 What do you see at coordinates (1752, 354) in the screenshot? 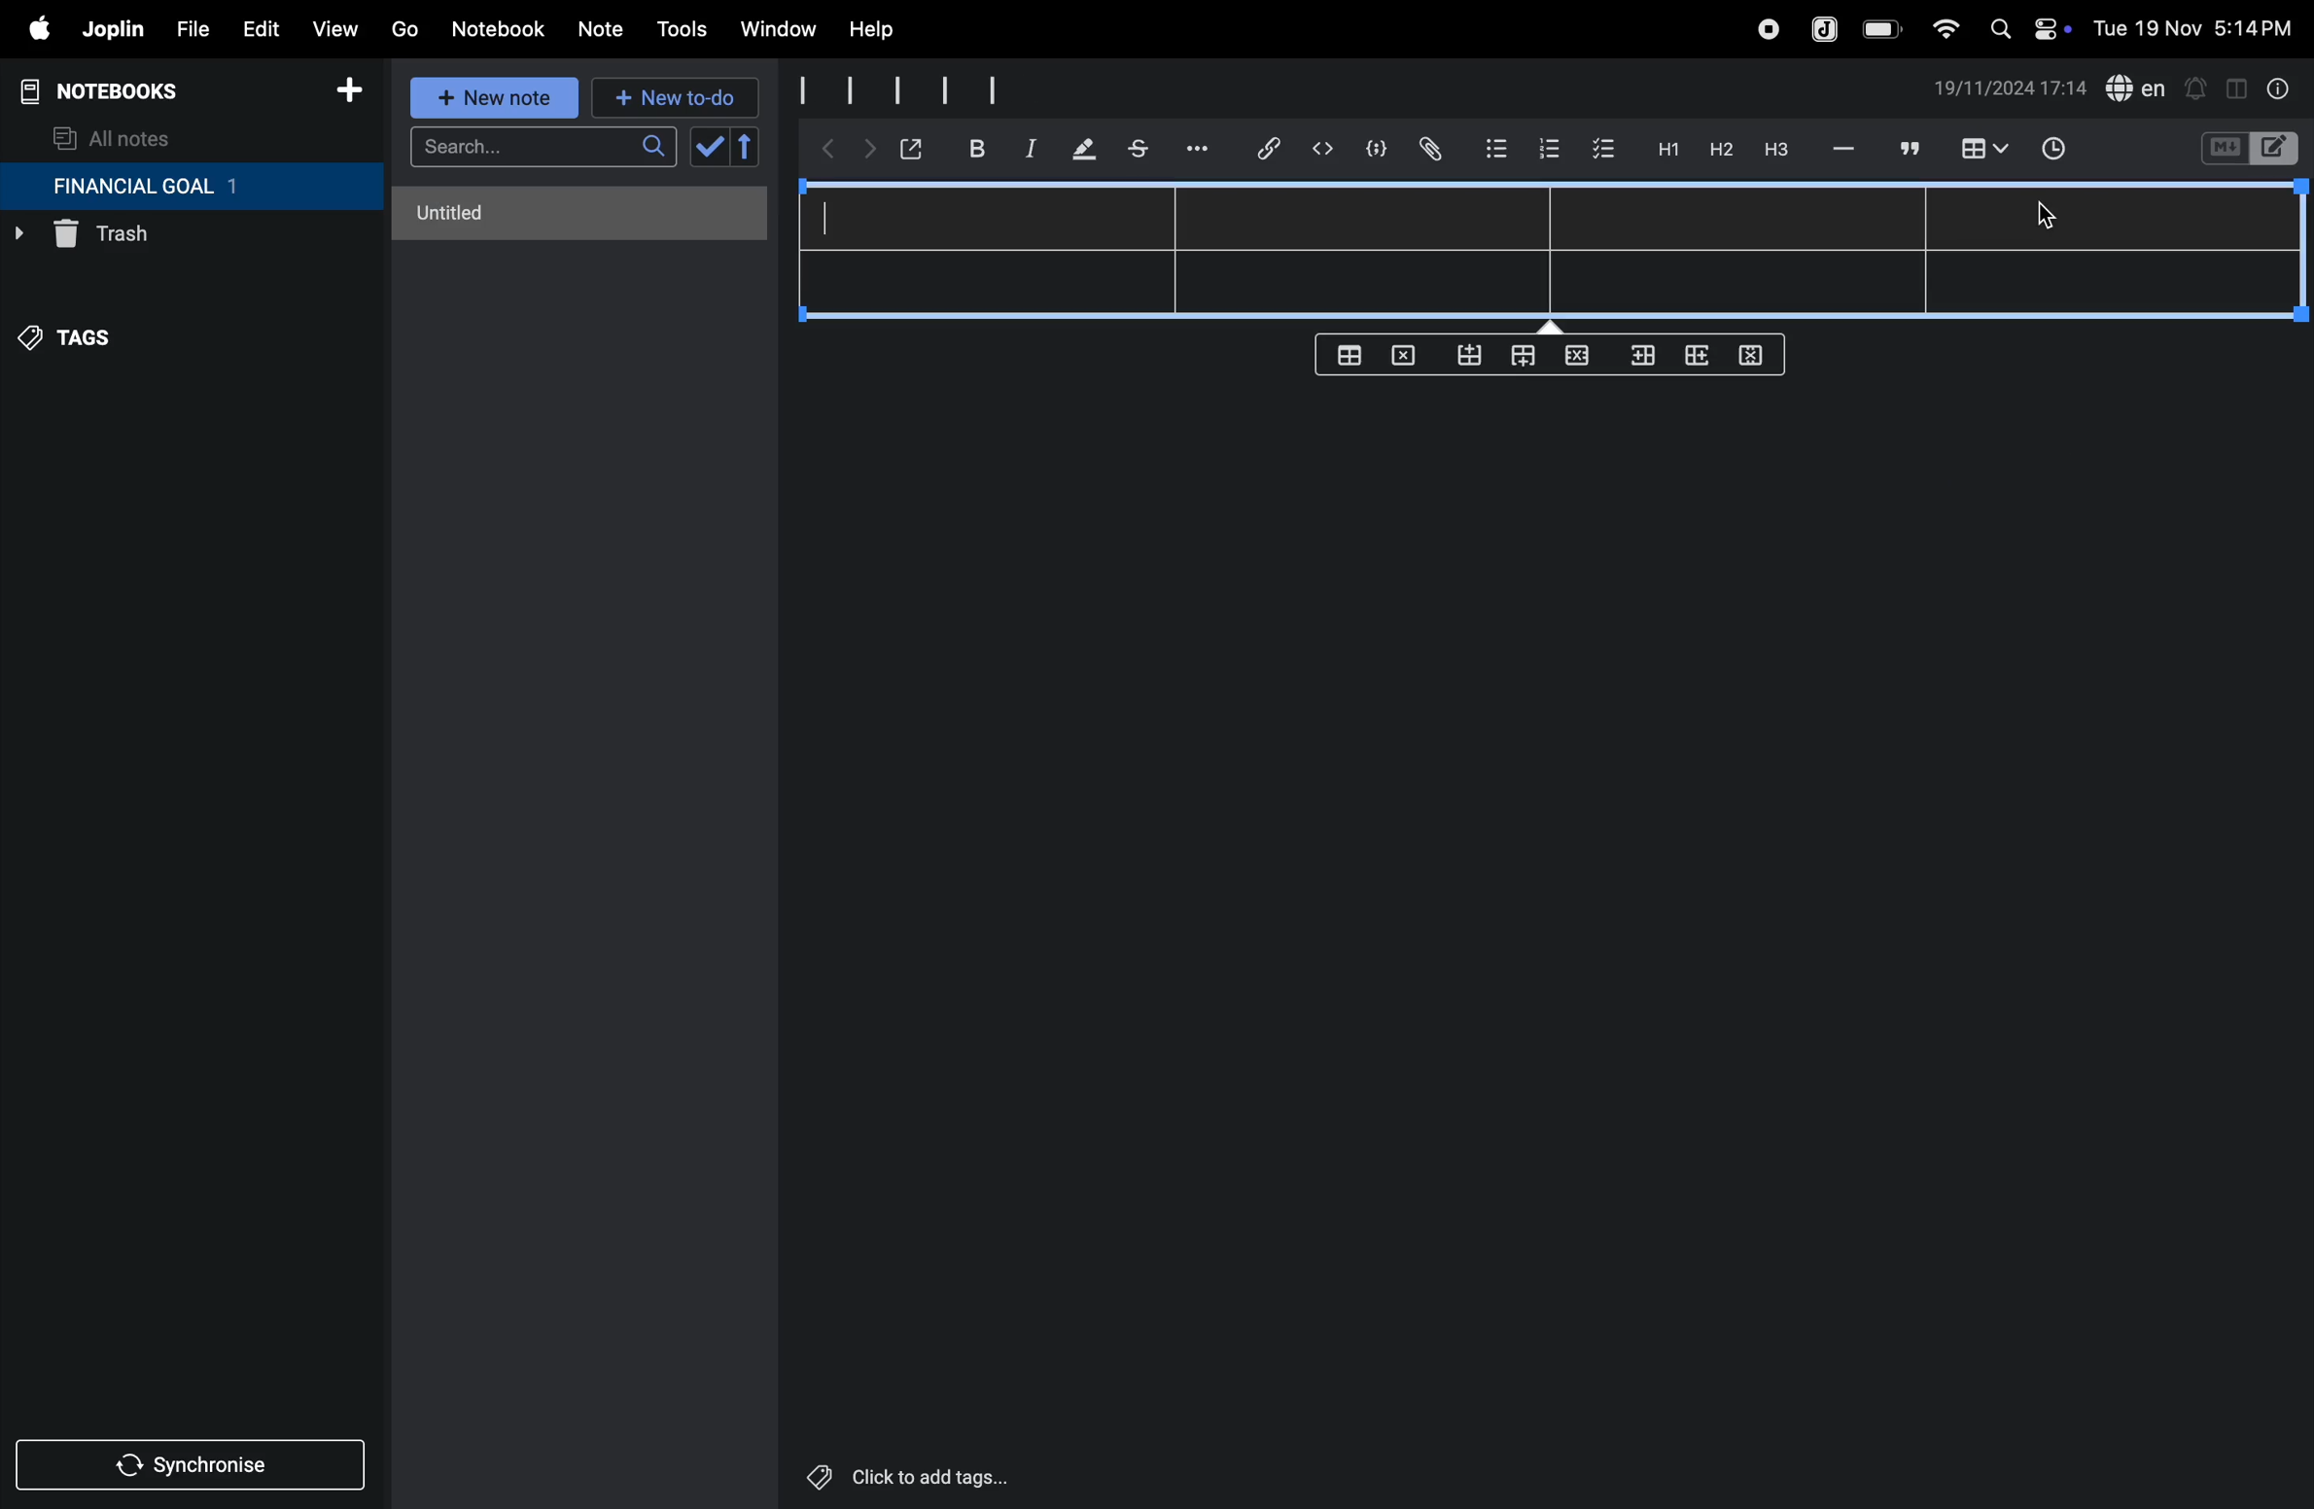
I see `delete rows` at bounding box center [1752, 354].